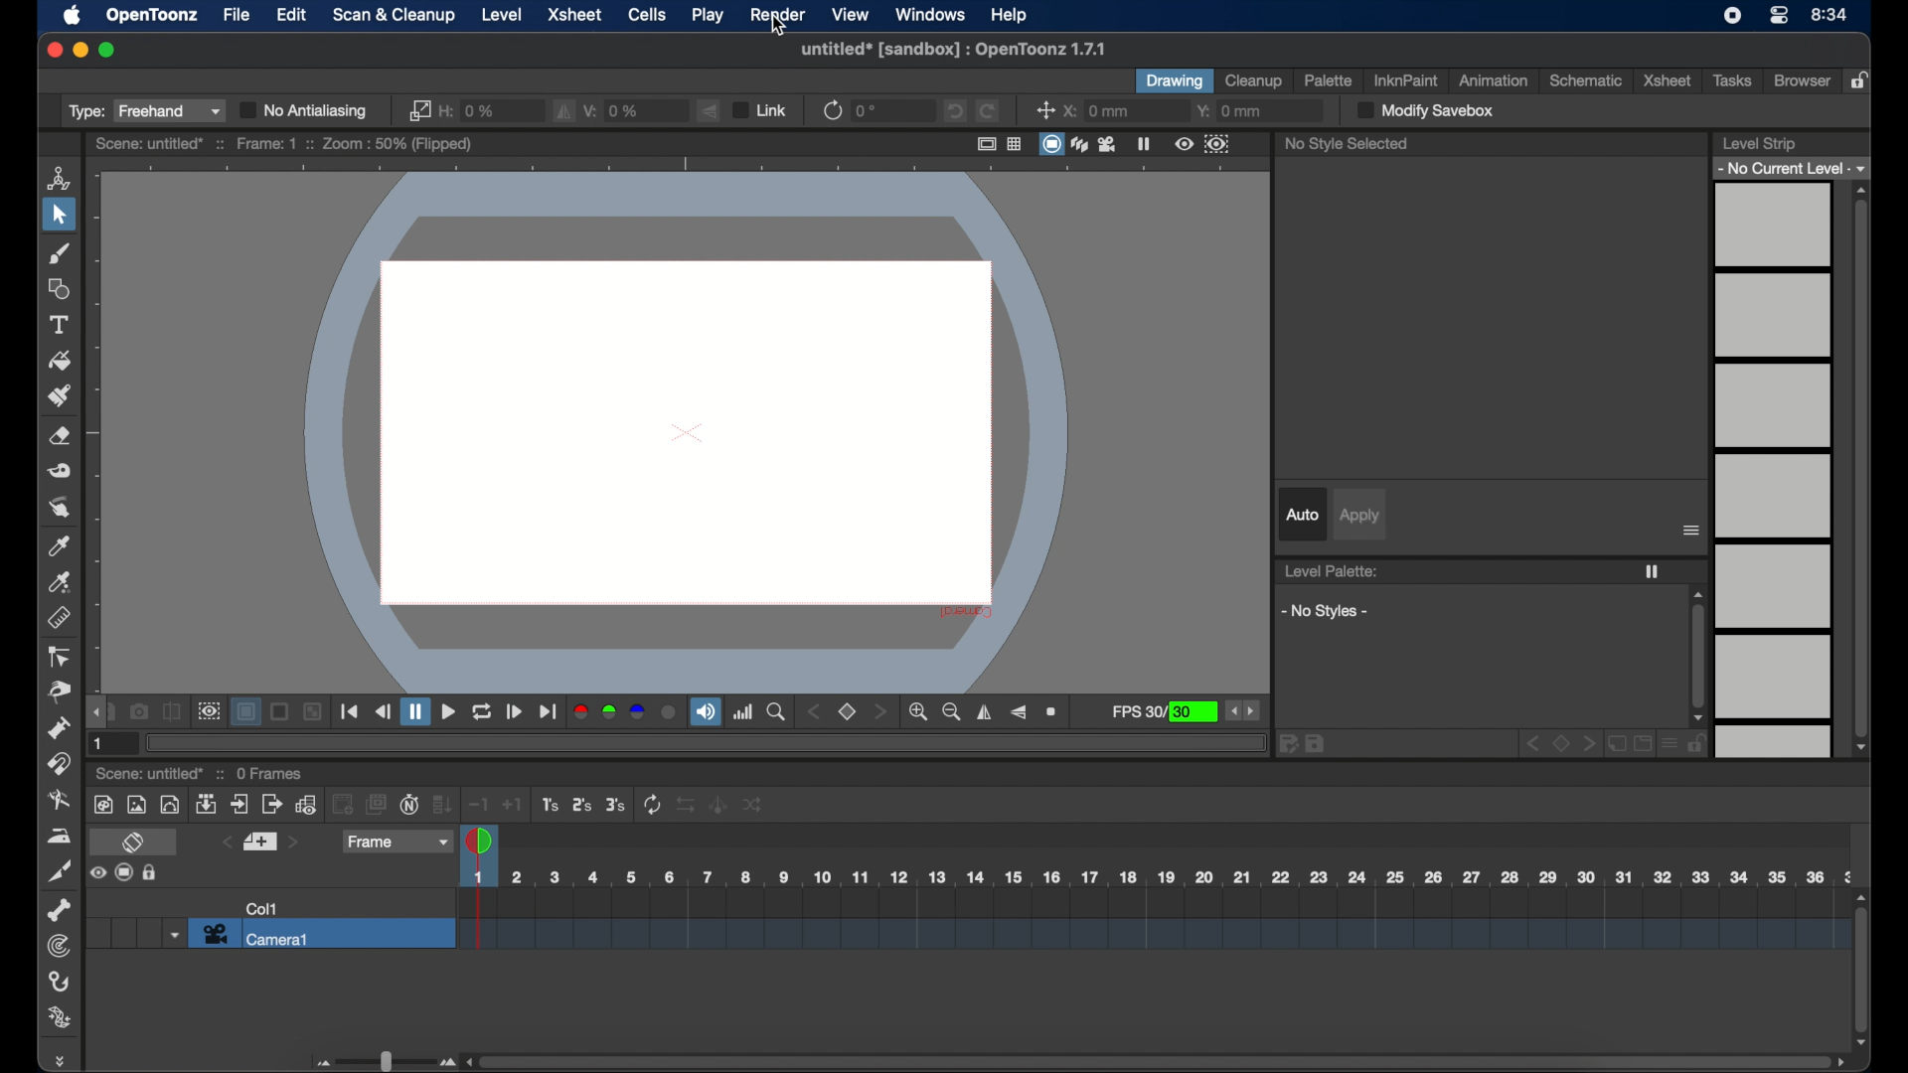 Image resolution: width=1908 pixels, height=1073 pixels. Describe the element at coordinates (61, 873) in the screenshot. I see `cutter tool` at that location.